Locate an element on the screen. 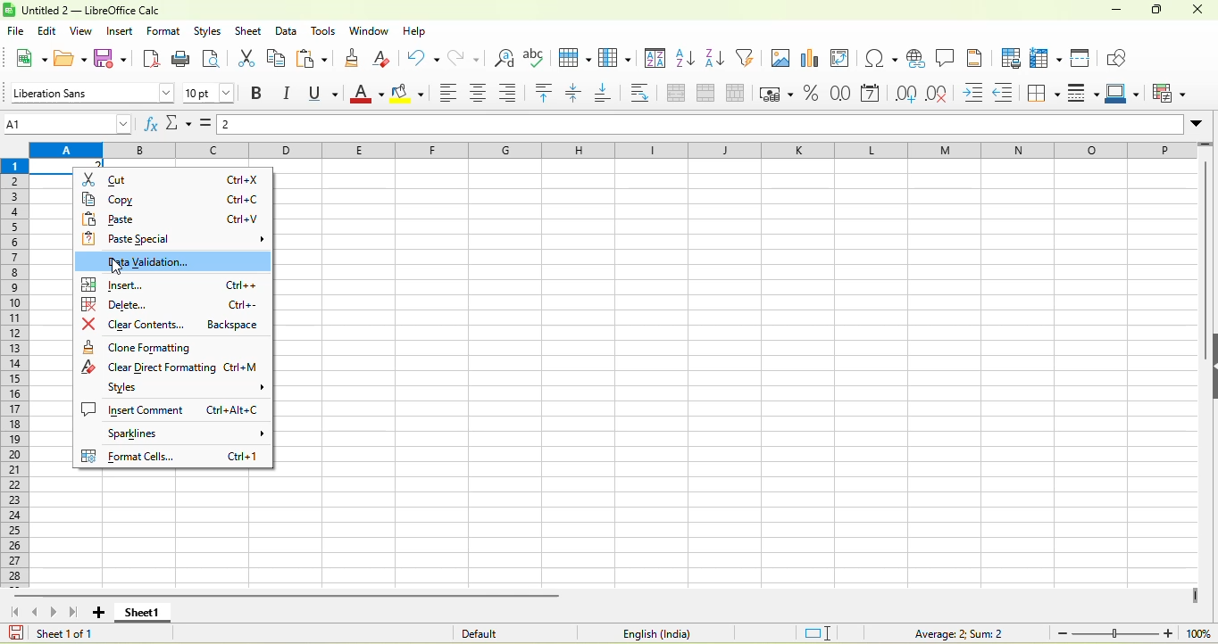  column is located at coordinates (618, 59).